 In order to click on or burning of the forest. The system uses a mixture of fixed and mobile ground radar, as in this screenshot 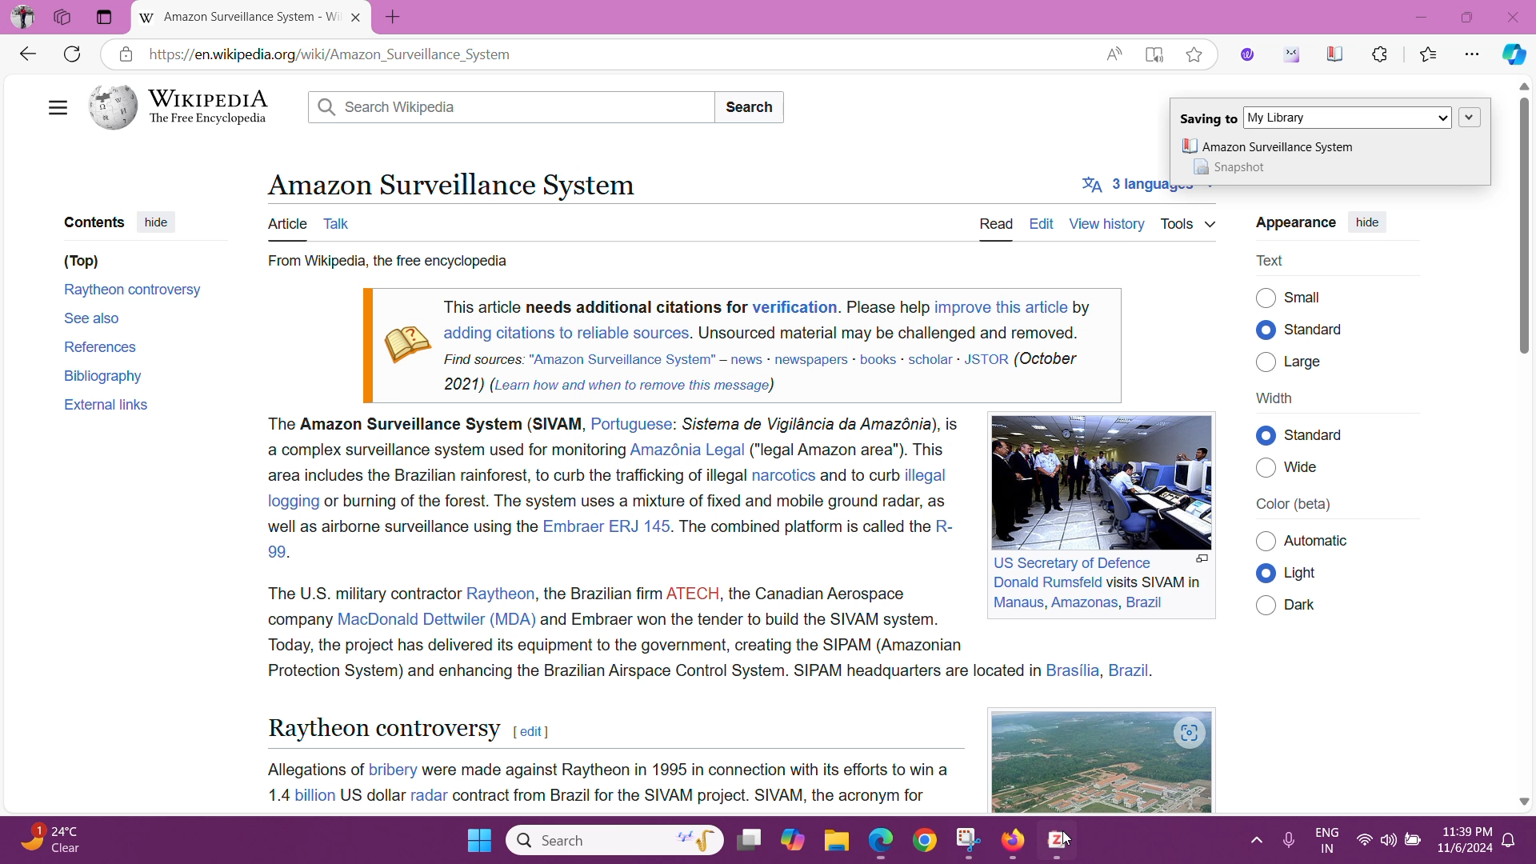, I will do `click(638, 499)`.